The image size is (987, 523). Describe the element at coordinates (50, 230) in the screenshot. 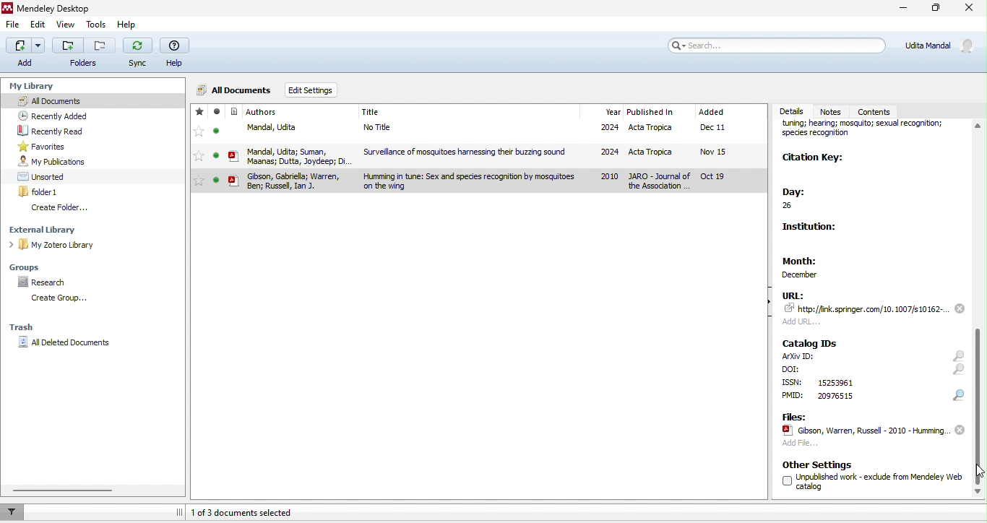

I see `external library` at that location.